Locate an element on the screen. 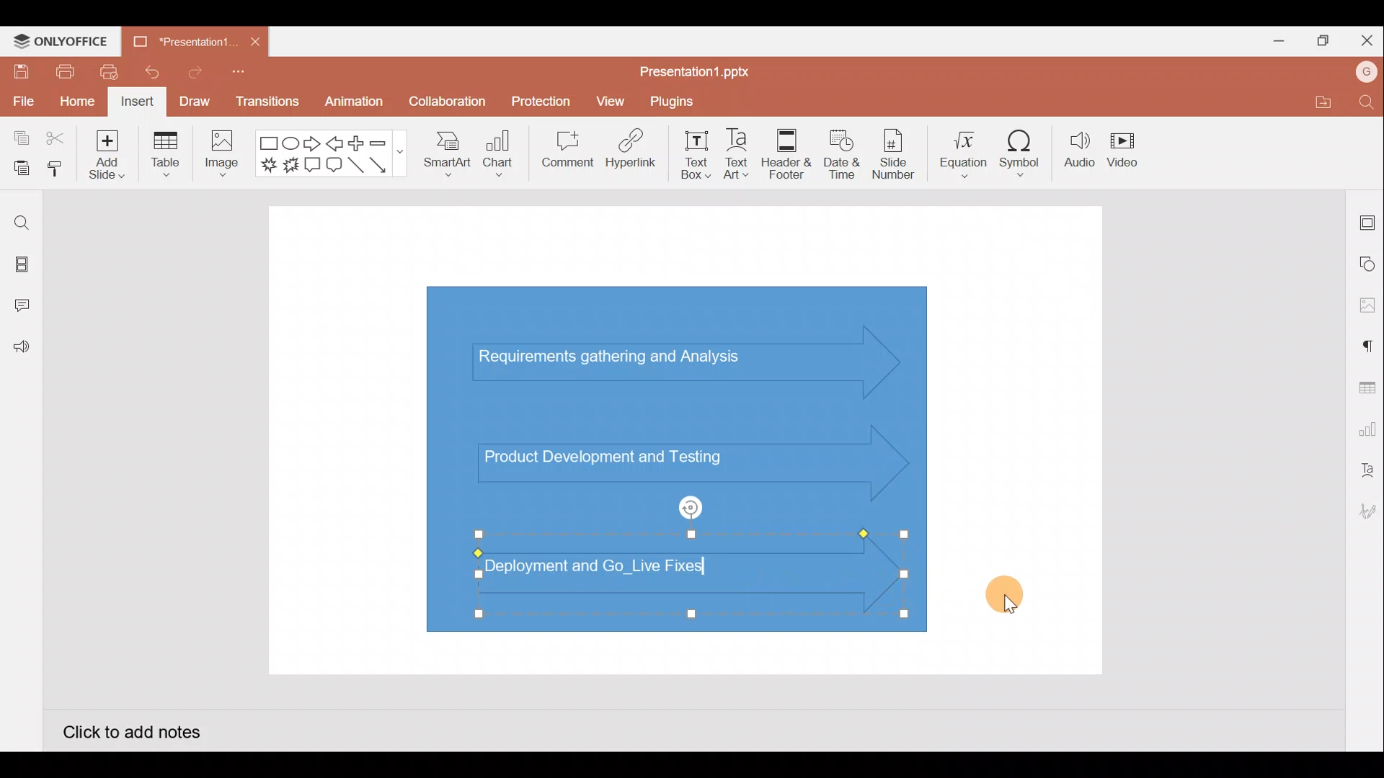  Ellipse is located at coordinates (293, 143).